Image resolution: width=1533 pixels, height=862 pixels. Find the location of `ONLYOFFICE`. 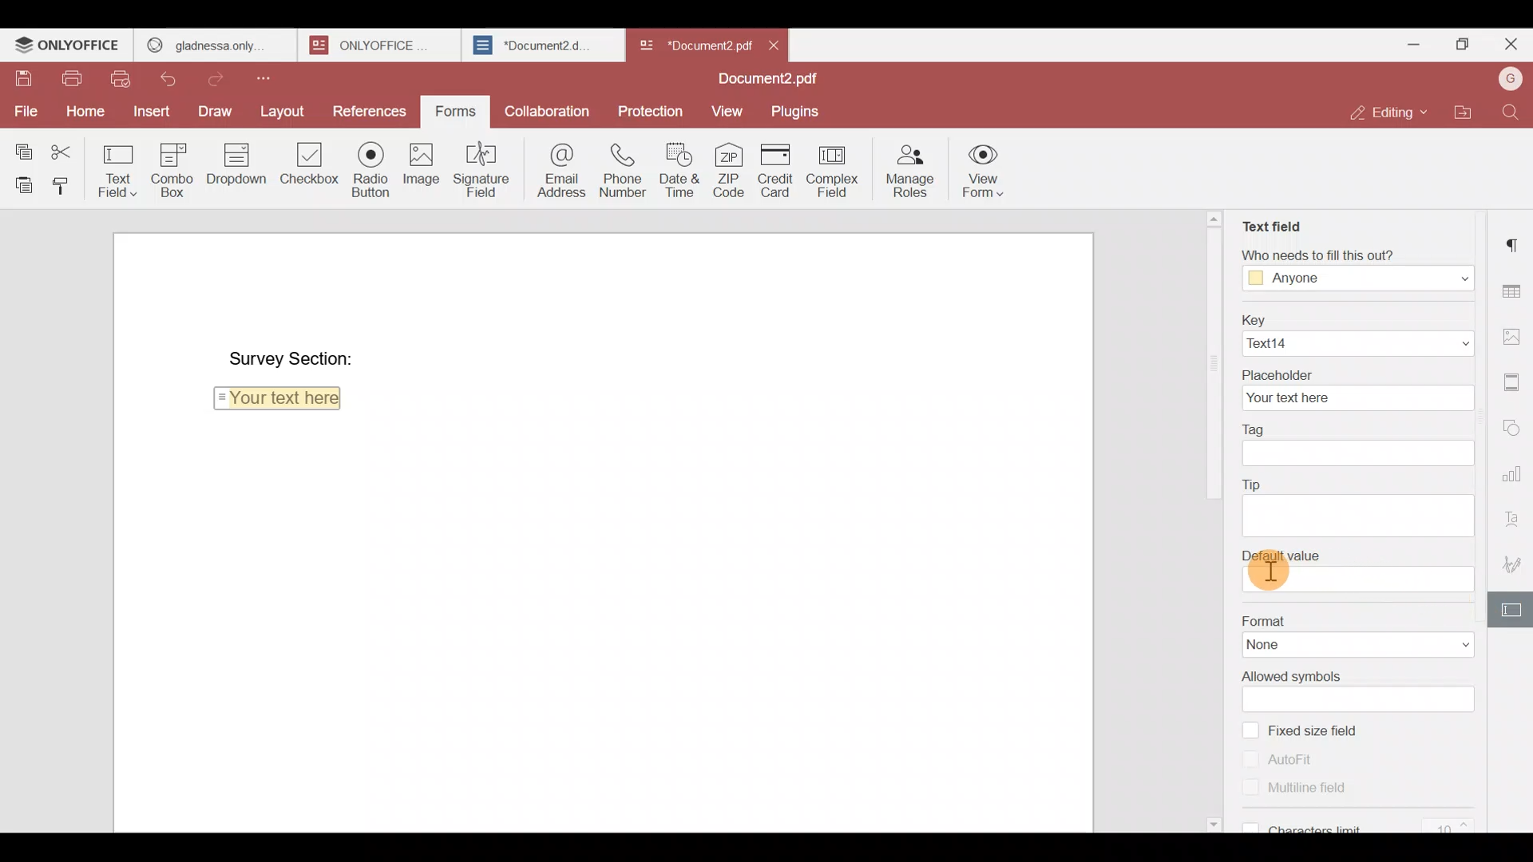

ONLYOFFICE is located at coordinates (375, 45).